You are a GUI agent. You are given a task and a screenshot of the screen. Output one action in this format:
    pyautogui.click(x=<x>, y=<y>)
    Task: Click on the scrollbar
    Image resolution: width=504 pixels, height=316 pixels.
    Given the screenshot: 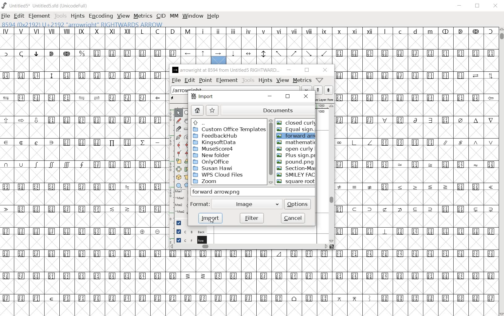 What is the action you would take?
    pyautogui.click(x=331, y=173)
    